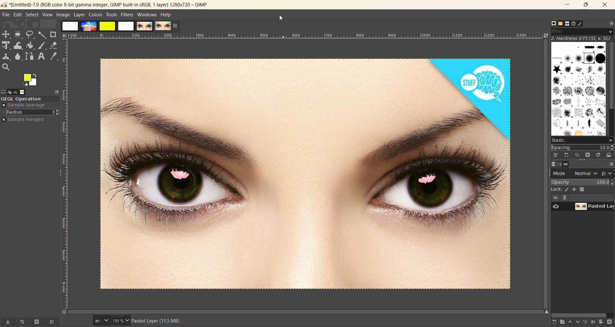 This screenshot has height=327, width=615. I want to click on close, so click(176, 26).